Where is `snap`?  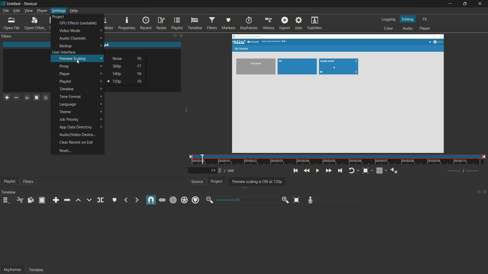
snap is located at coordinates (151, 201).